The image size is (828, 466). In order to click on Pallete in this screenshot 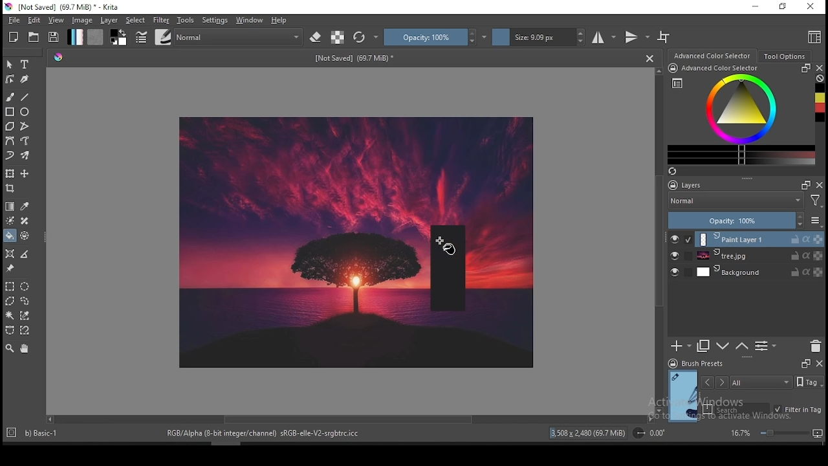, I will do `click(59, 58)`.